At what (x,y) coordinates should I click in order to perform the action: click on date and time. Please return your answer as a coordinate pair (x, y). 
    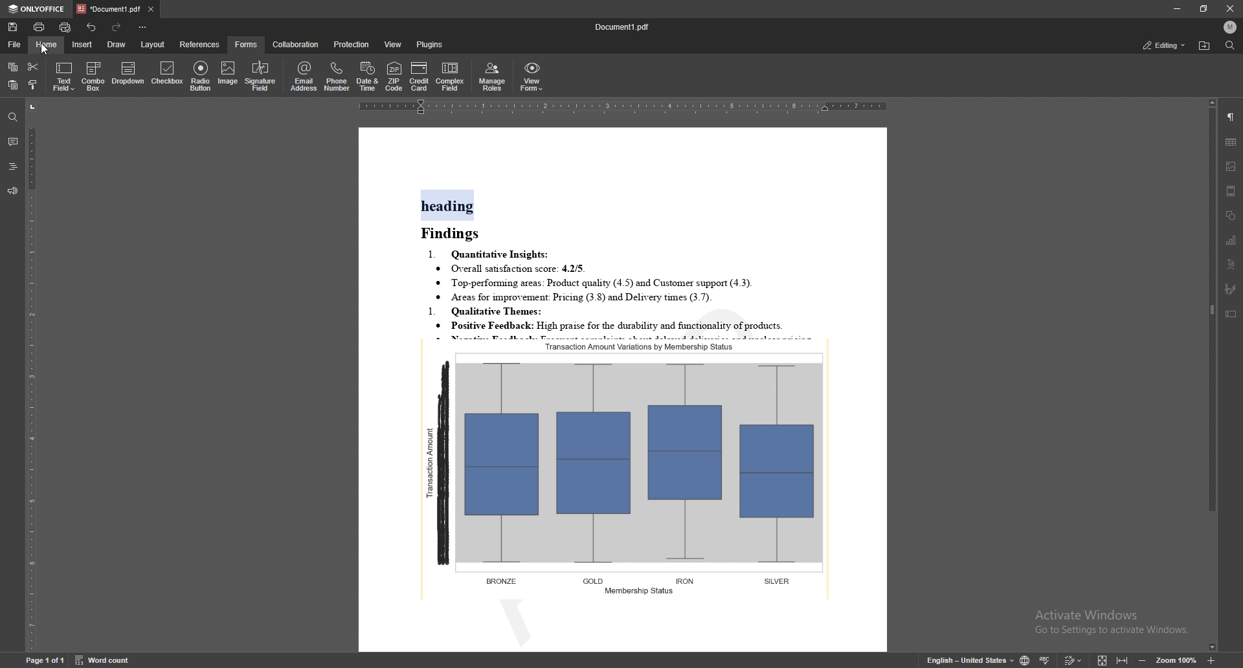
    Looking at the image, I should click on (367, 77).